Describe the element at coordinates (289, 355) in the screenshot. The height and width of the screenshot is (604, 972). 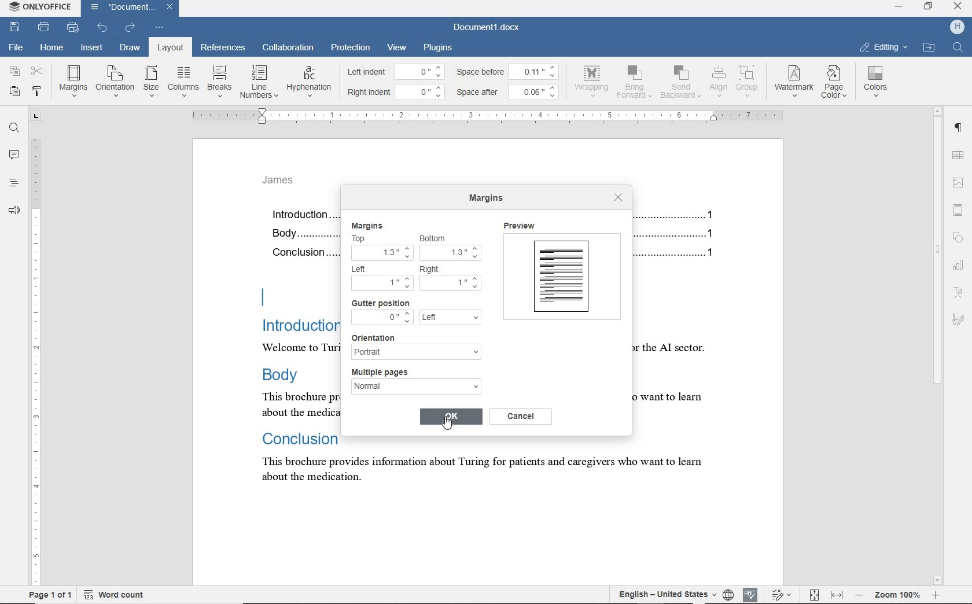
I see `text` at that location.